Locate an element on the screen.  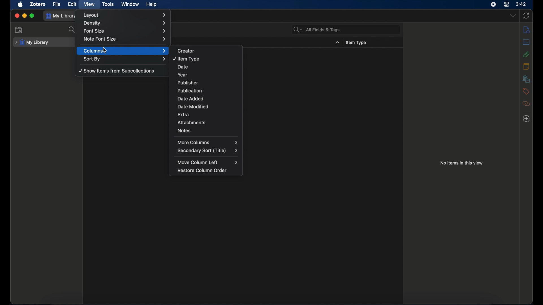
attachments is located at coordinates (208, 123).